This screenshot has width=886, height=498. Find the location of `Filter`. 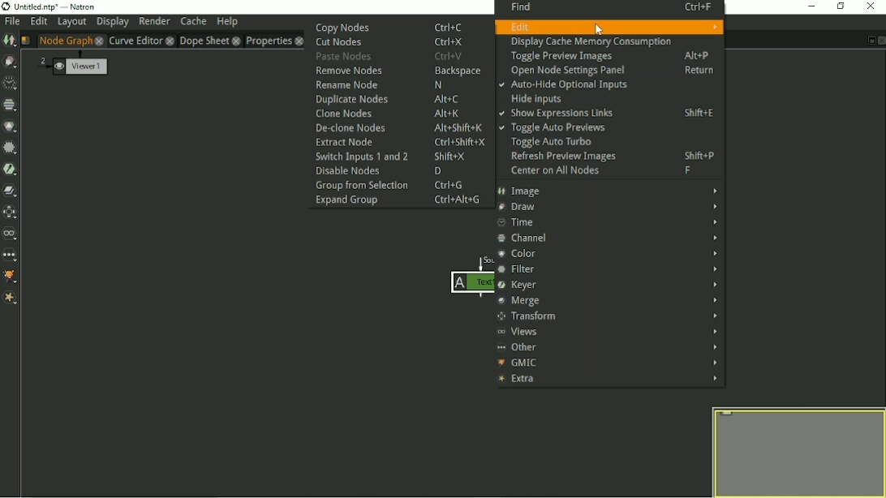

Filter is located at coordinates (610, 268).